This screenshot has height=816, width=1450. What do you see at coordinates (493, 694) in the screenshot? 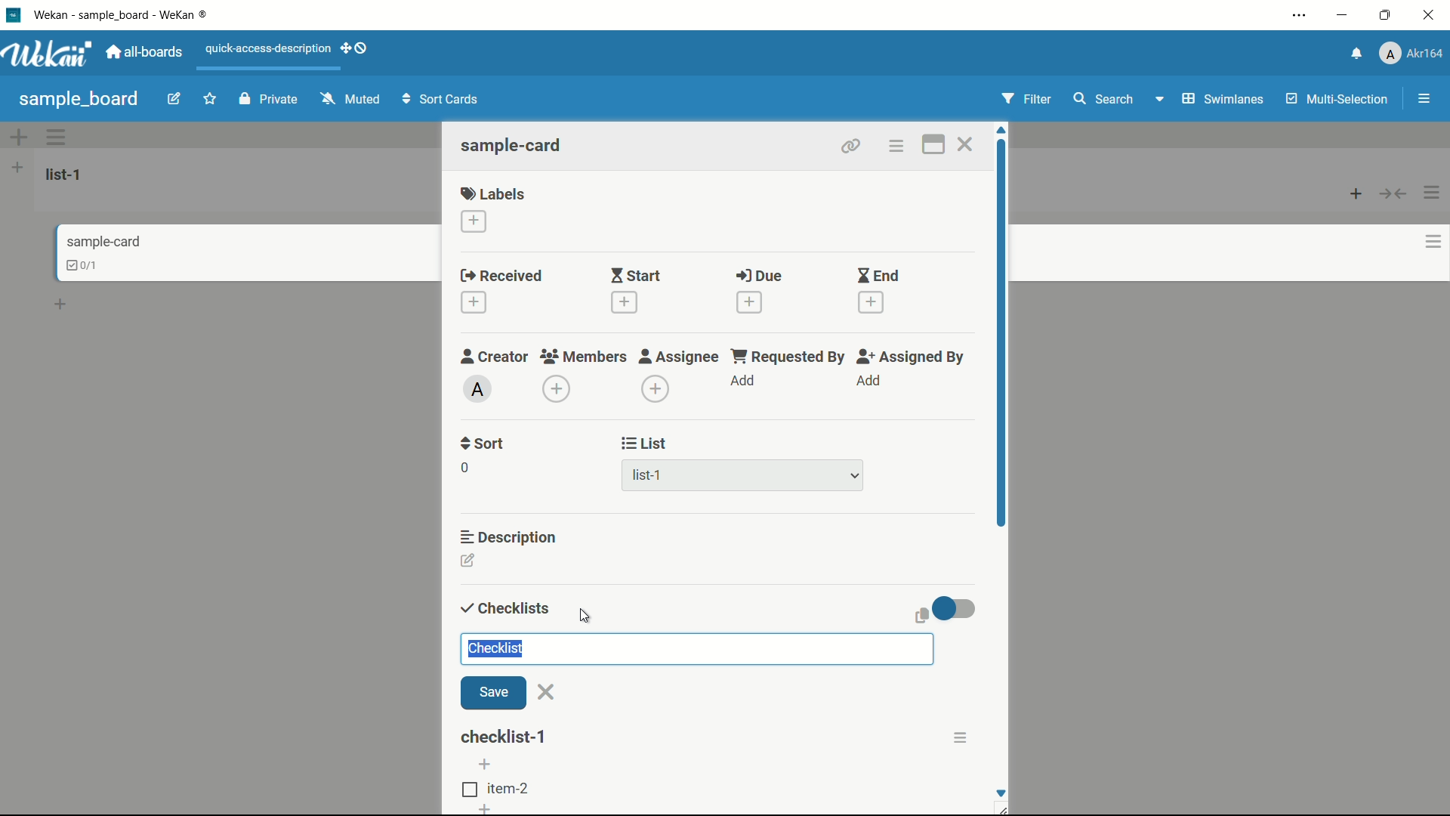
I see `save` at bounding box center [493, 694].